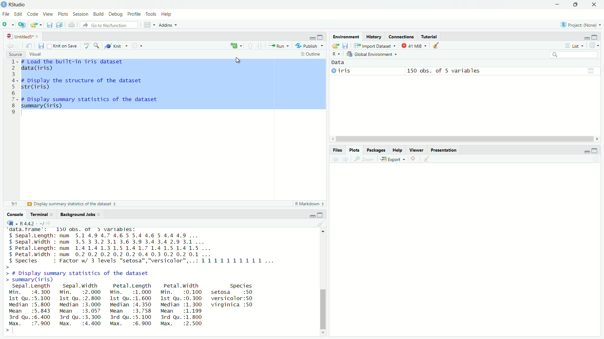  What do you see at coordinates (172, 84) in the screenshot?
I see `# Load the built-in iris datasetdata(iris)# Display the structure of the datasetstr(iris)# Display summary statistics of the datasetsummary (iris)` at bounding box center [172, 84].